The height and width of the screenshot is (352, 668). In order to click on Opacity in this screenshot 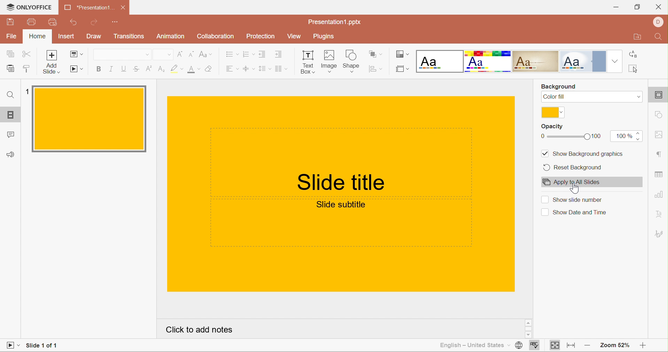, I will do `click(553, 127)`.